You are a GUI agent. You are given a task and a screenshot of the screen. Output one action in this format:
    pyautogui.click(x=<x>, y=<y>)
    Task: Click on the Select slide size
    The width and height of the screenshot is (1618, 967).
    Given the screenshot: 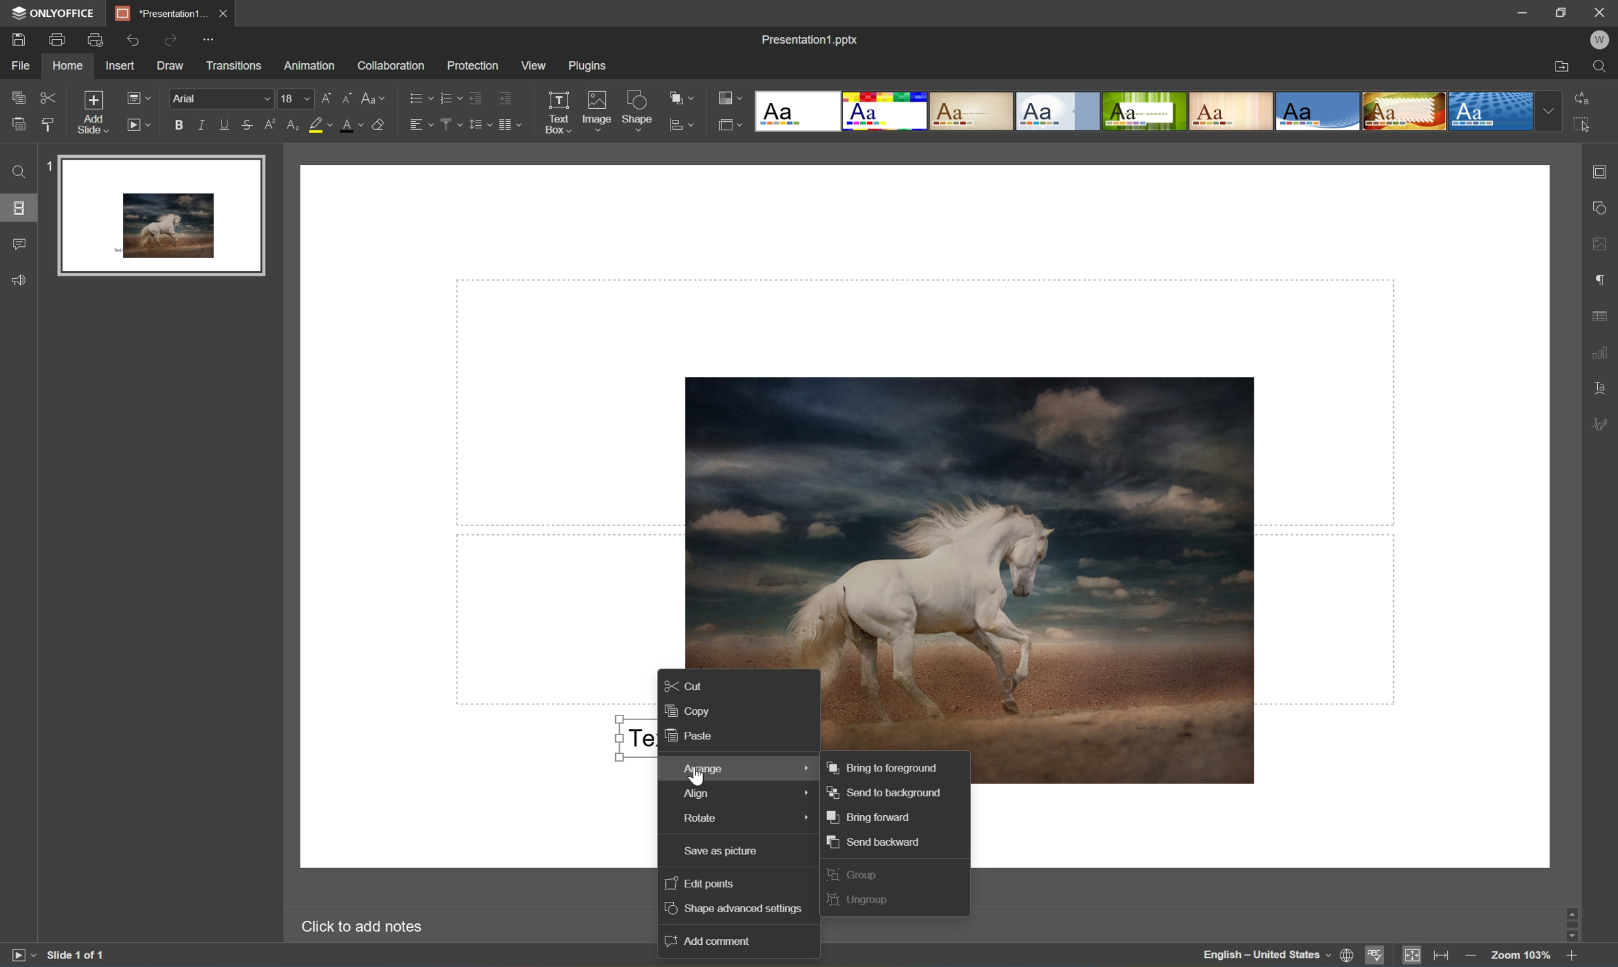 What is the action you would take?
    pyautogui.click(x=731, y=126)
    